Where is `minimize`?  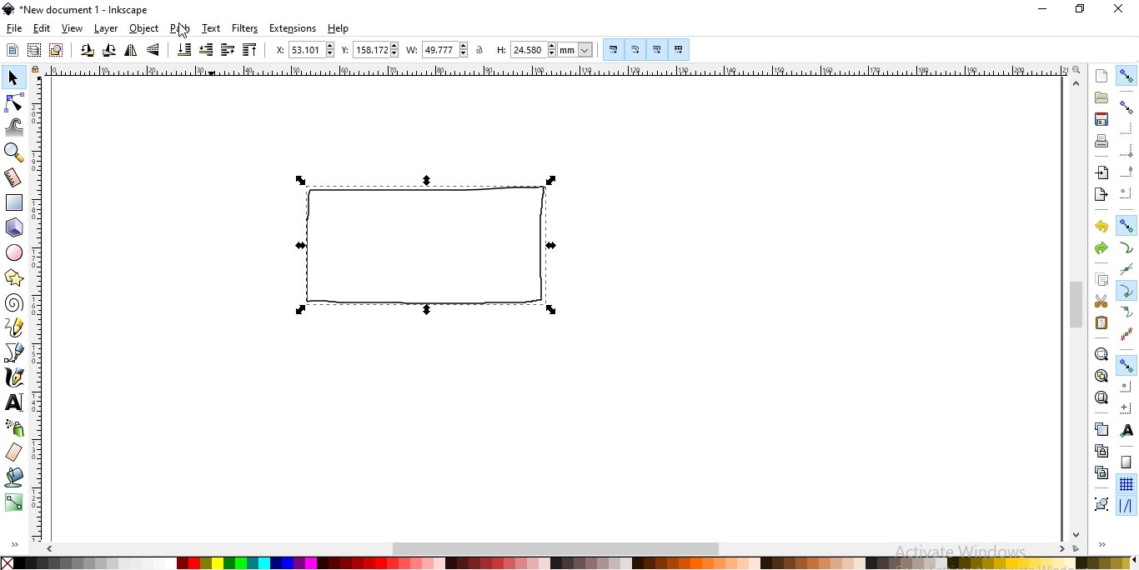
minimize is located at coordinates (1043, 10).